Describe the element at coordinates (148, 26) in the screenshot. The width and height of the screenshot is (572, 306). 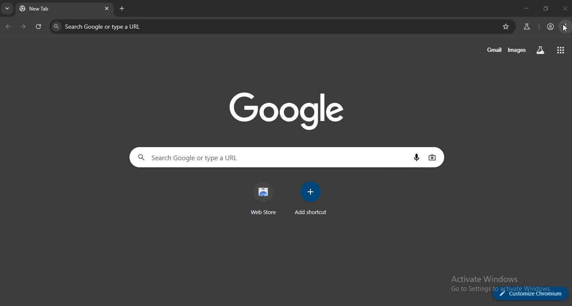
I see `search google or type a url` at that location.